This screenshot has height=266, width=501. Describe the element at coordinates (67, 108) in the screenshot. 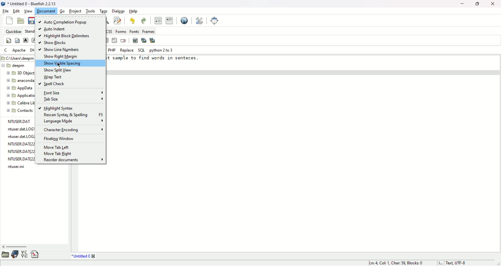

I see `highlight syntax` at that location.